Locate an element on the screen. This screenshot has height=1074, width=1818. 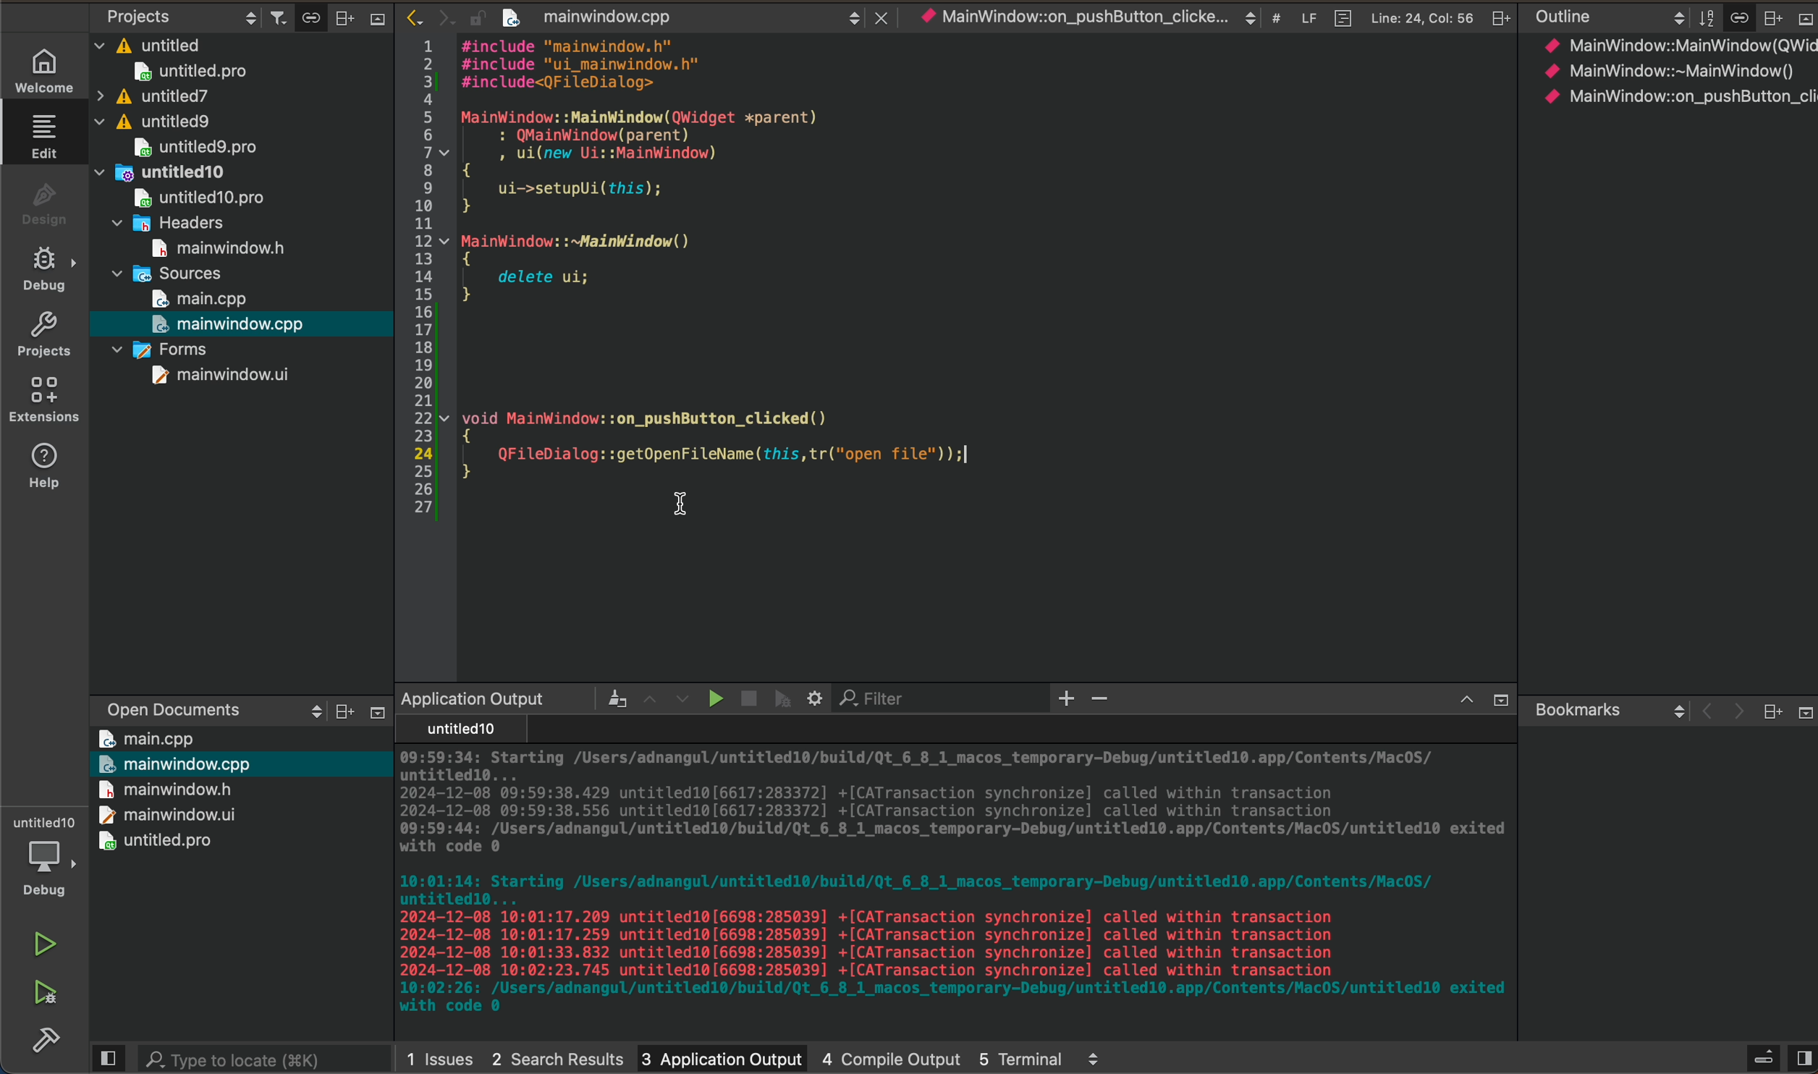
5 terminal is located at coordinates (1020, 1055).